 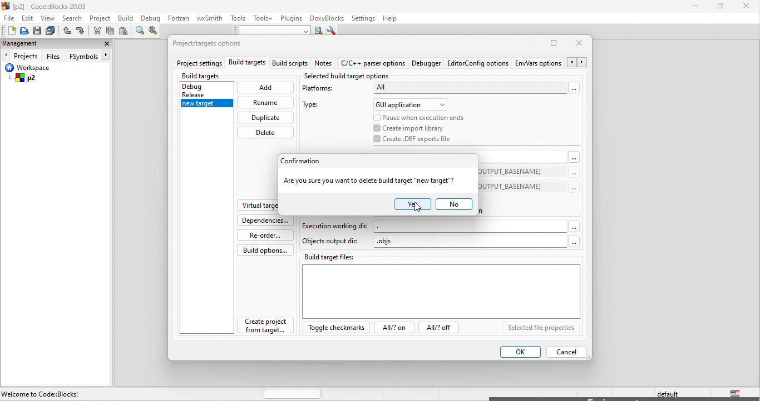 I want to click on note, so click(x=324, y=64).